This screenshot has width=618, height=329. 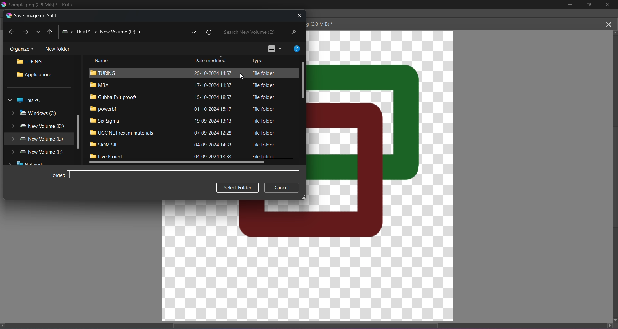 What do you see at coordinates (12, 32) in the screenshot?
I see `Previous` at bounding box center [12, 32].